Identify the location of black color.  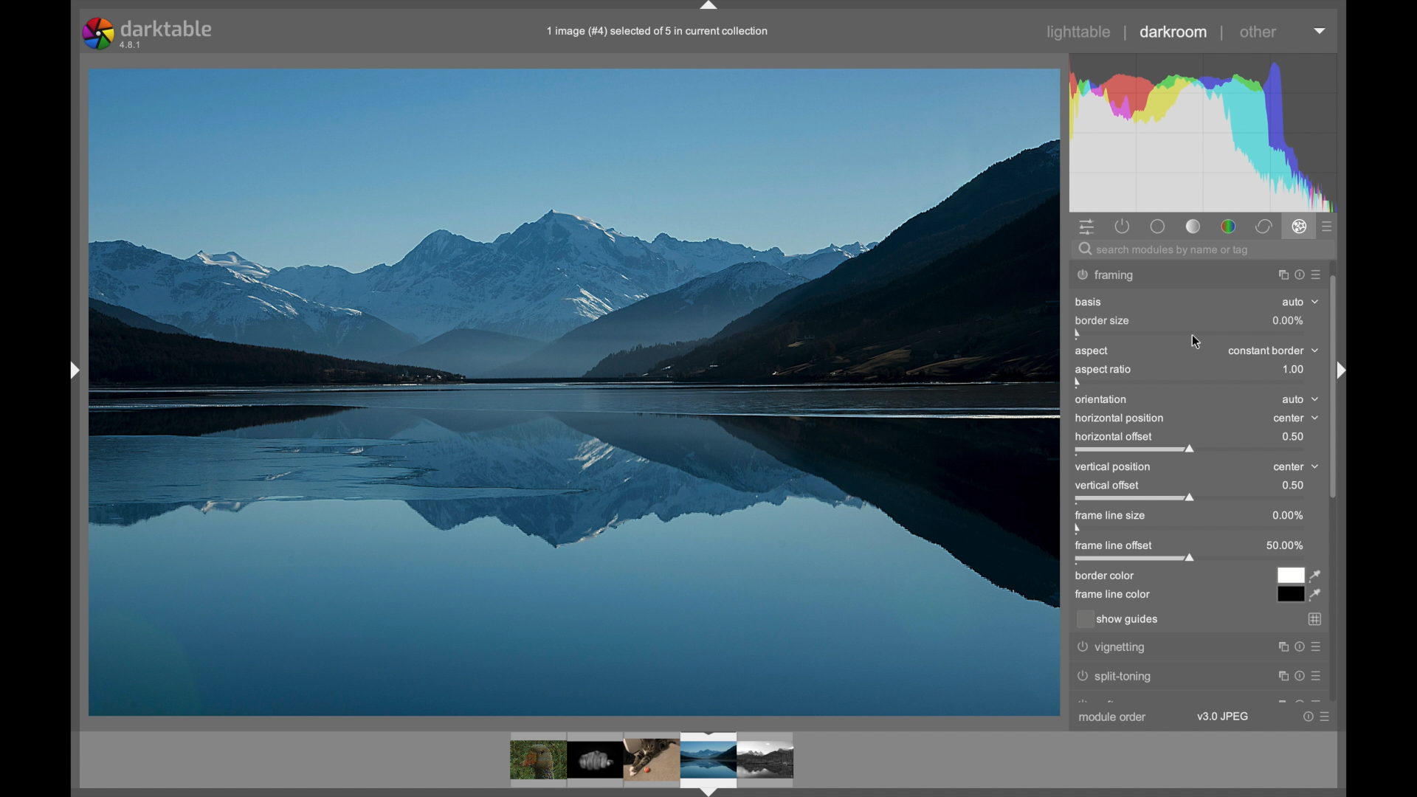
(1289, 595).